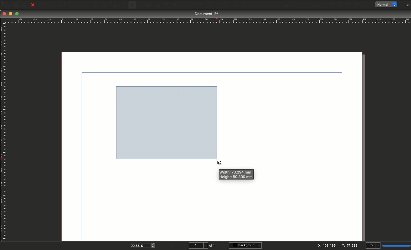 The image size is (411, 250). What do you see at coordinates (237, 174) in the screenshot?
I see `Width: 70.294 mm height: 50.390 mm` at bounding box center [237, 174].